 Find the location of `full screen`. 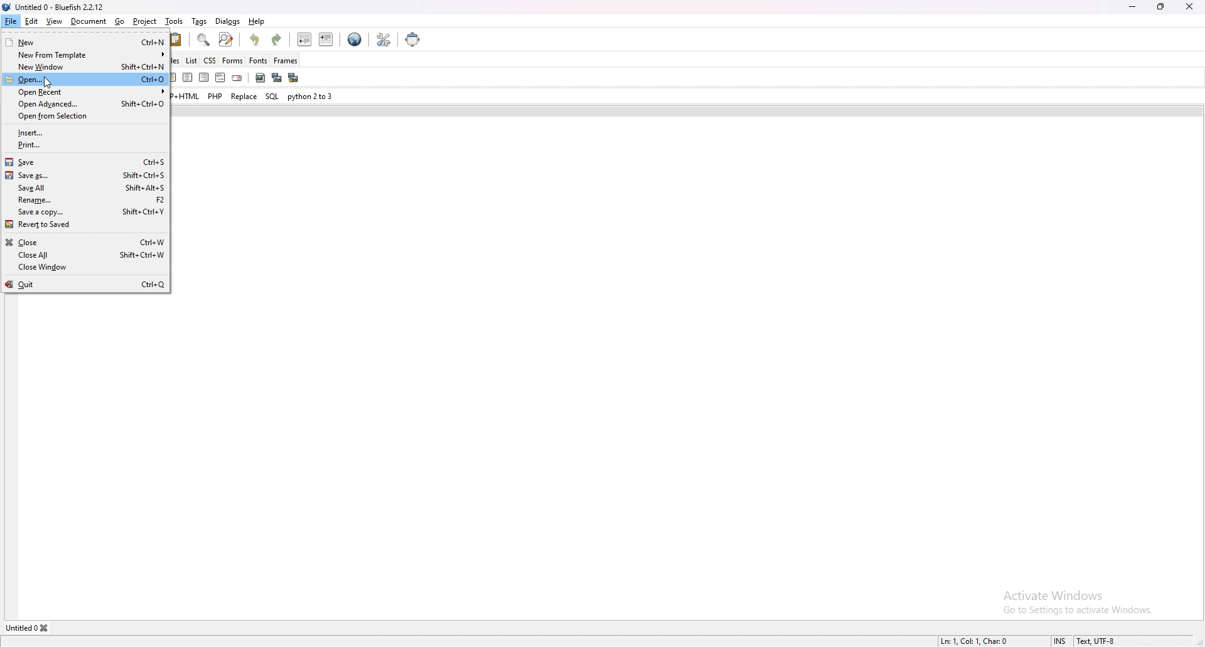

full screen is located at coordinates (413, 39).